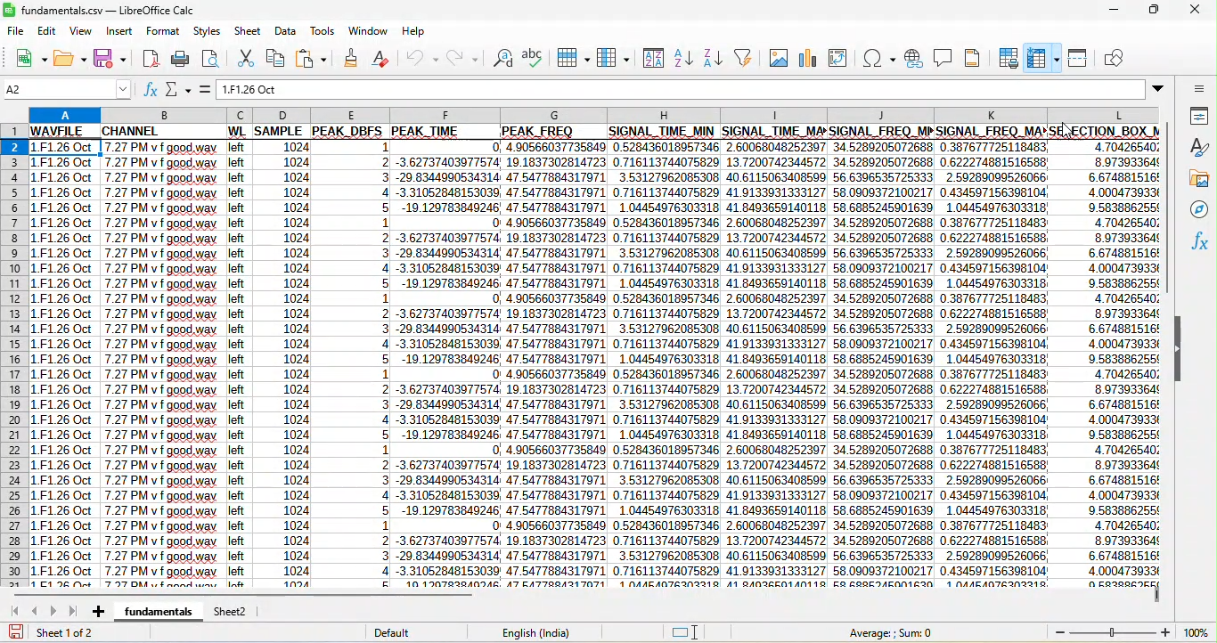 This screenshot has width=1217, height=643. I want to click on , so click(249, 592).